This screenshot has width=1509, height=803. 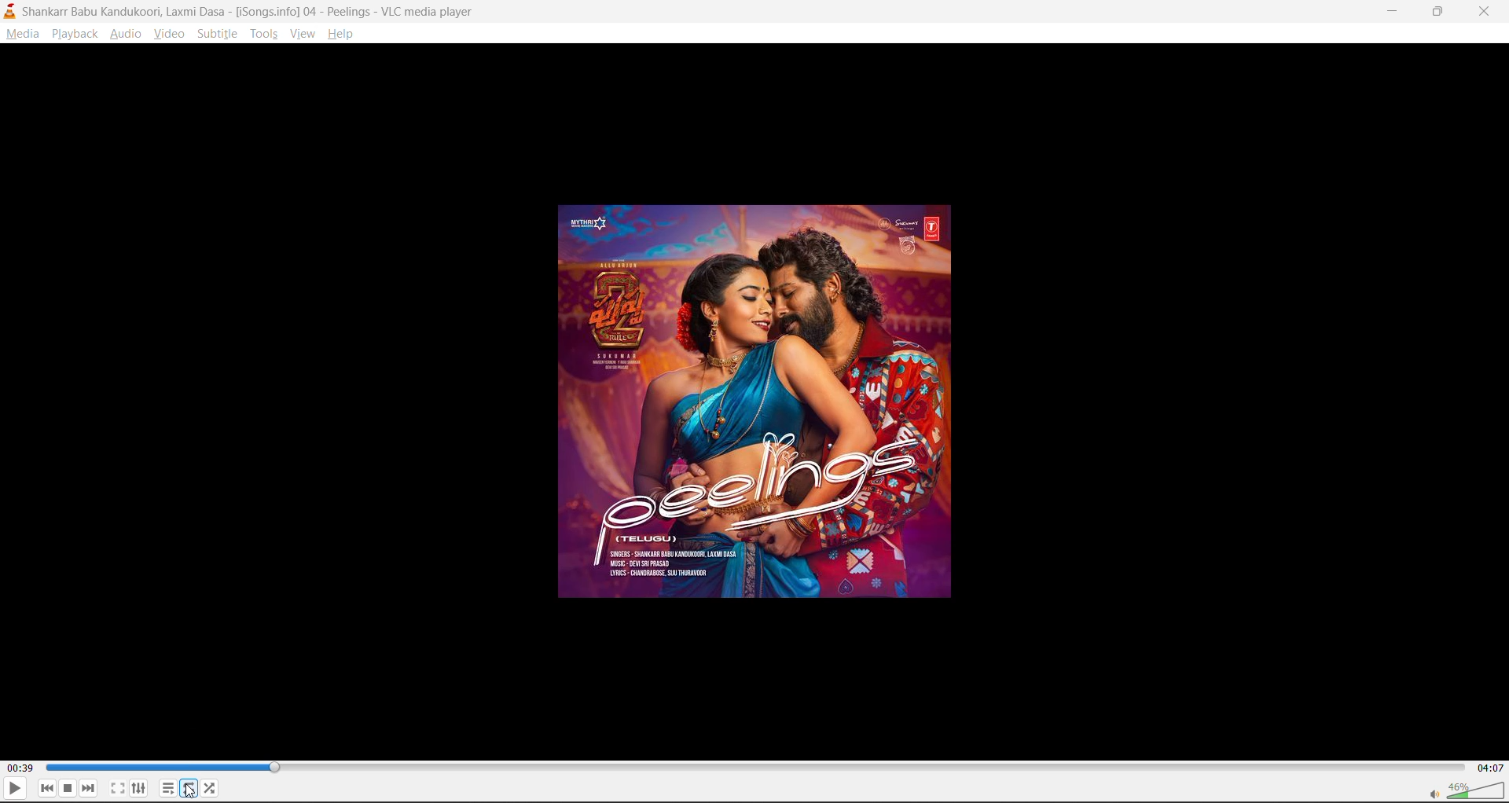 What do you see at coordinates (749, 766) in the screenshot?
I see `track slider` at bounding box center [749, 766].